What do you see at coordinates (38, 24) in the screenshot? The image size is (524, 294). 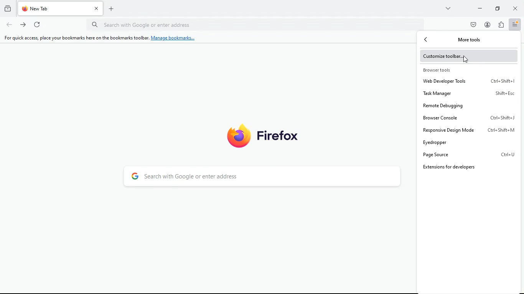 I see `refresh` at bounding box center [38, 24].